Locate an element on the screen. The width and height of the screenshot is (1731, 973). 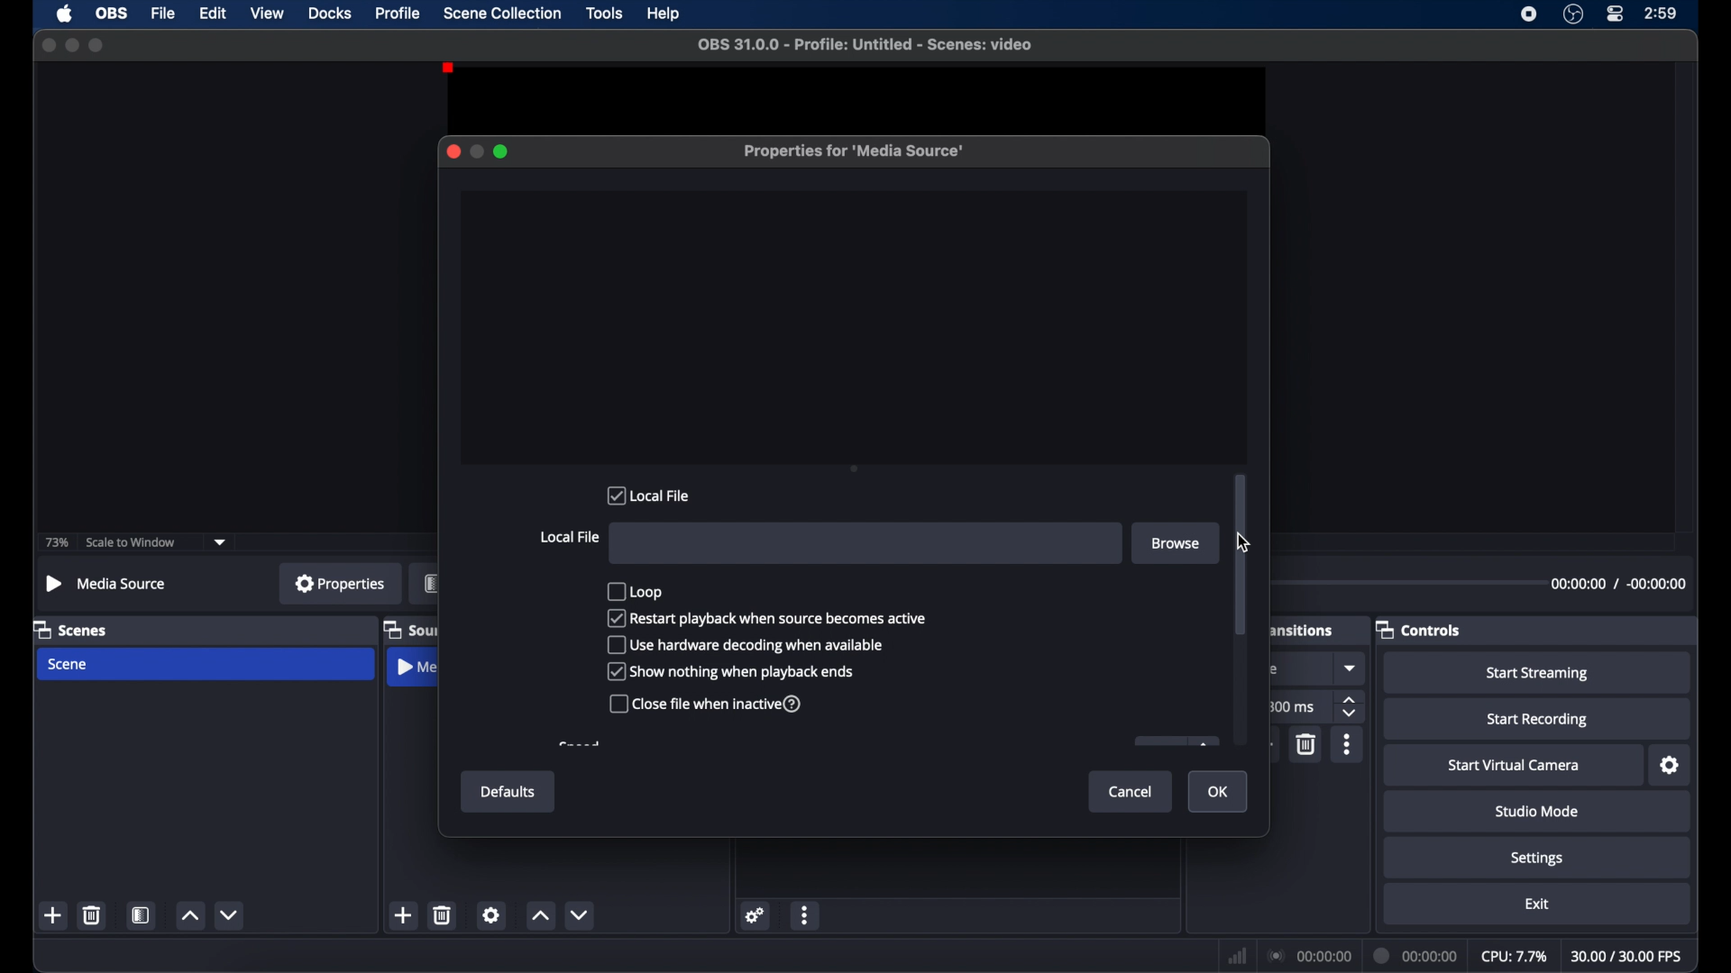
local file is located at coordinates (570, 536).